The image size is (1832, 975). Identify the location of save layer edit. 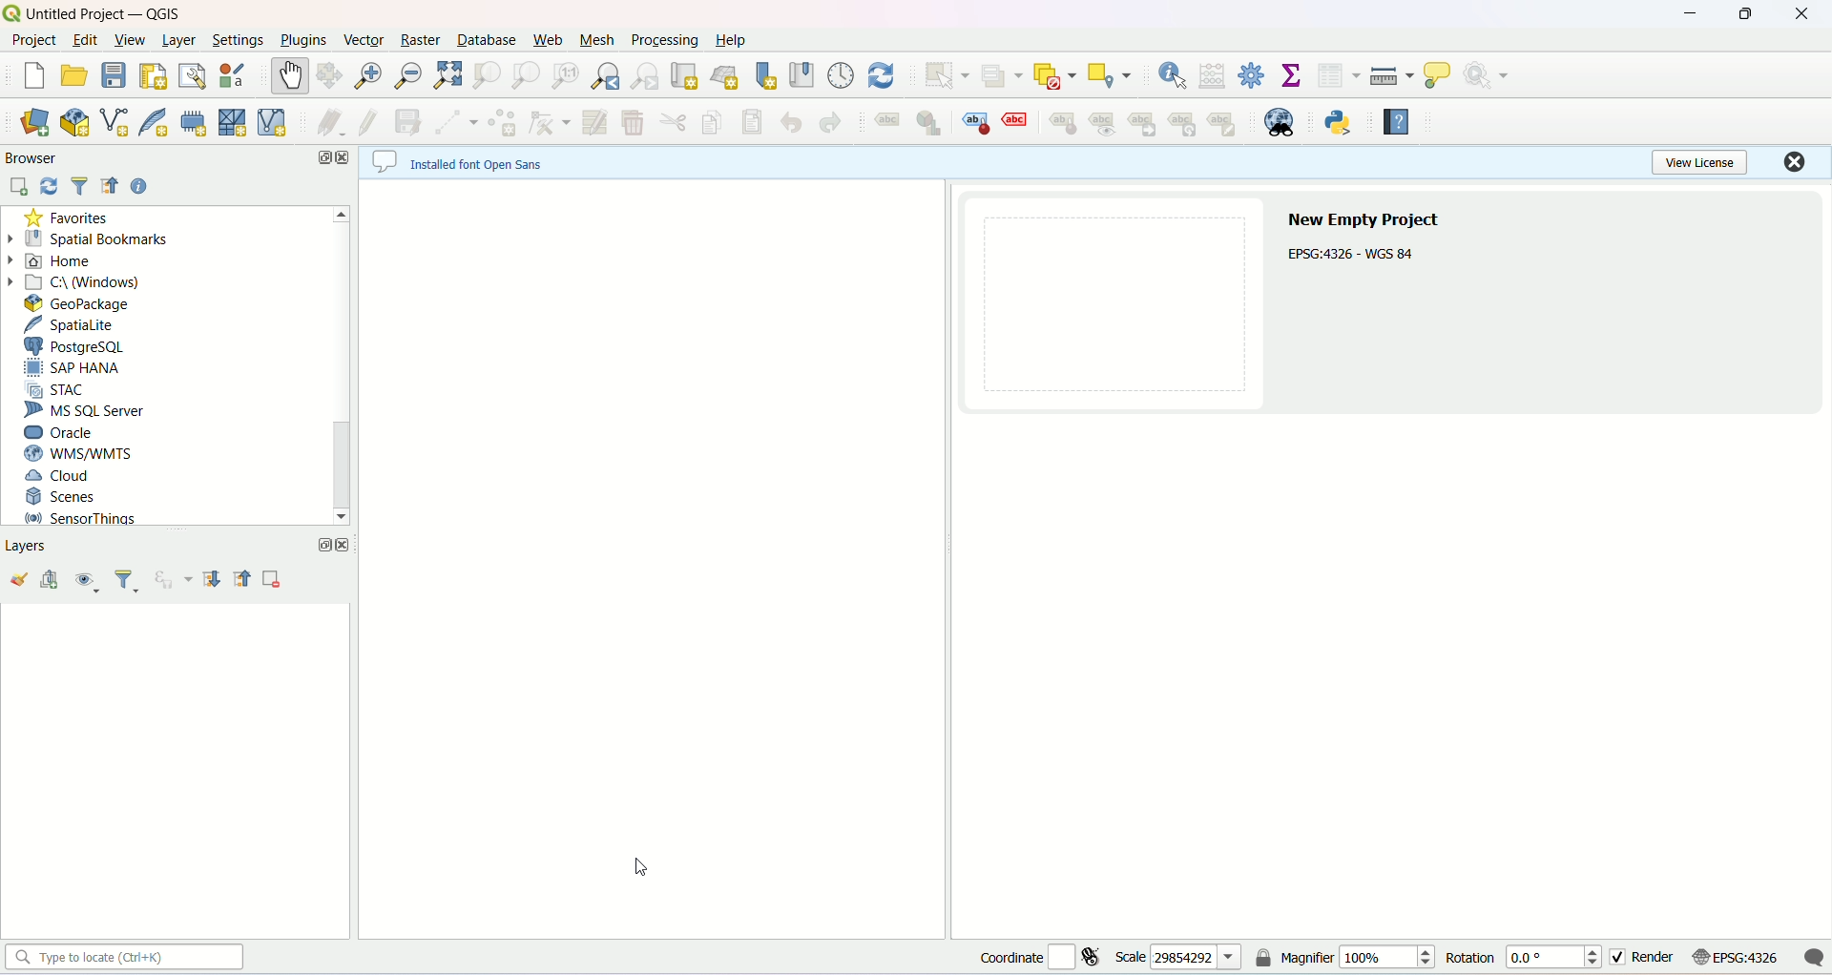
(407, 123).